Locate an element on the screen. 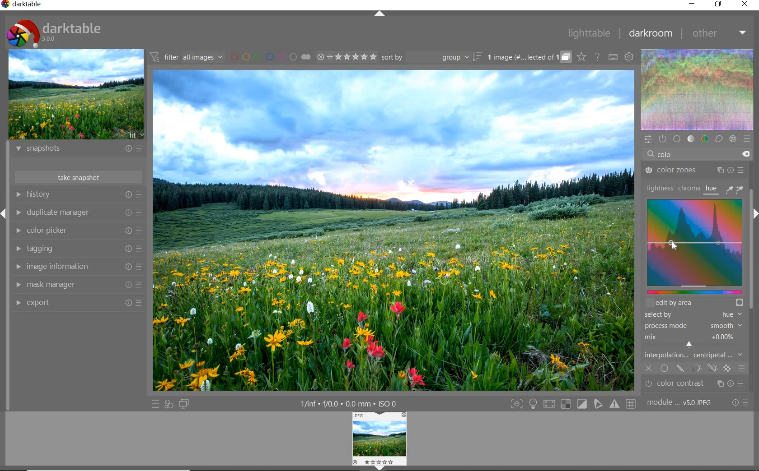  expand/collapse is located at coordinates (381, 14).